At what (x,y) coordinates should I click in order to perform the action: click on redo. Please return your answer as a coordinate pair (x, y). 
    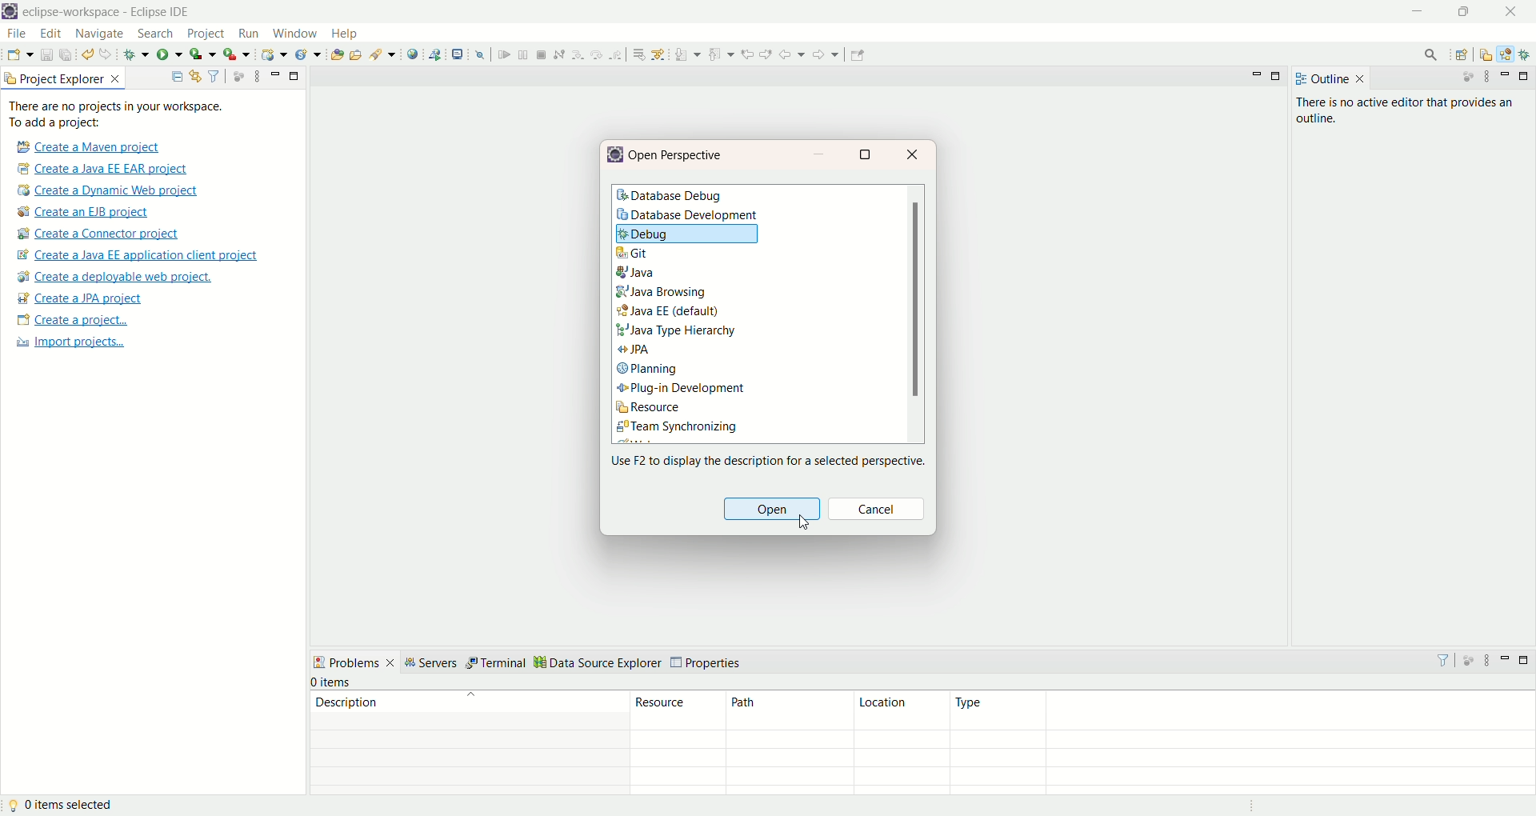
    Looking at the image, I should click on (108, 54).